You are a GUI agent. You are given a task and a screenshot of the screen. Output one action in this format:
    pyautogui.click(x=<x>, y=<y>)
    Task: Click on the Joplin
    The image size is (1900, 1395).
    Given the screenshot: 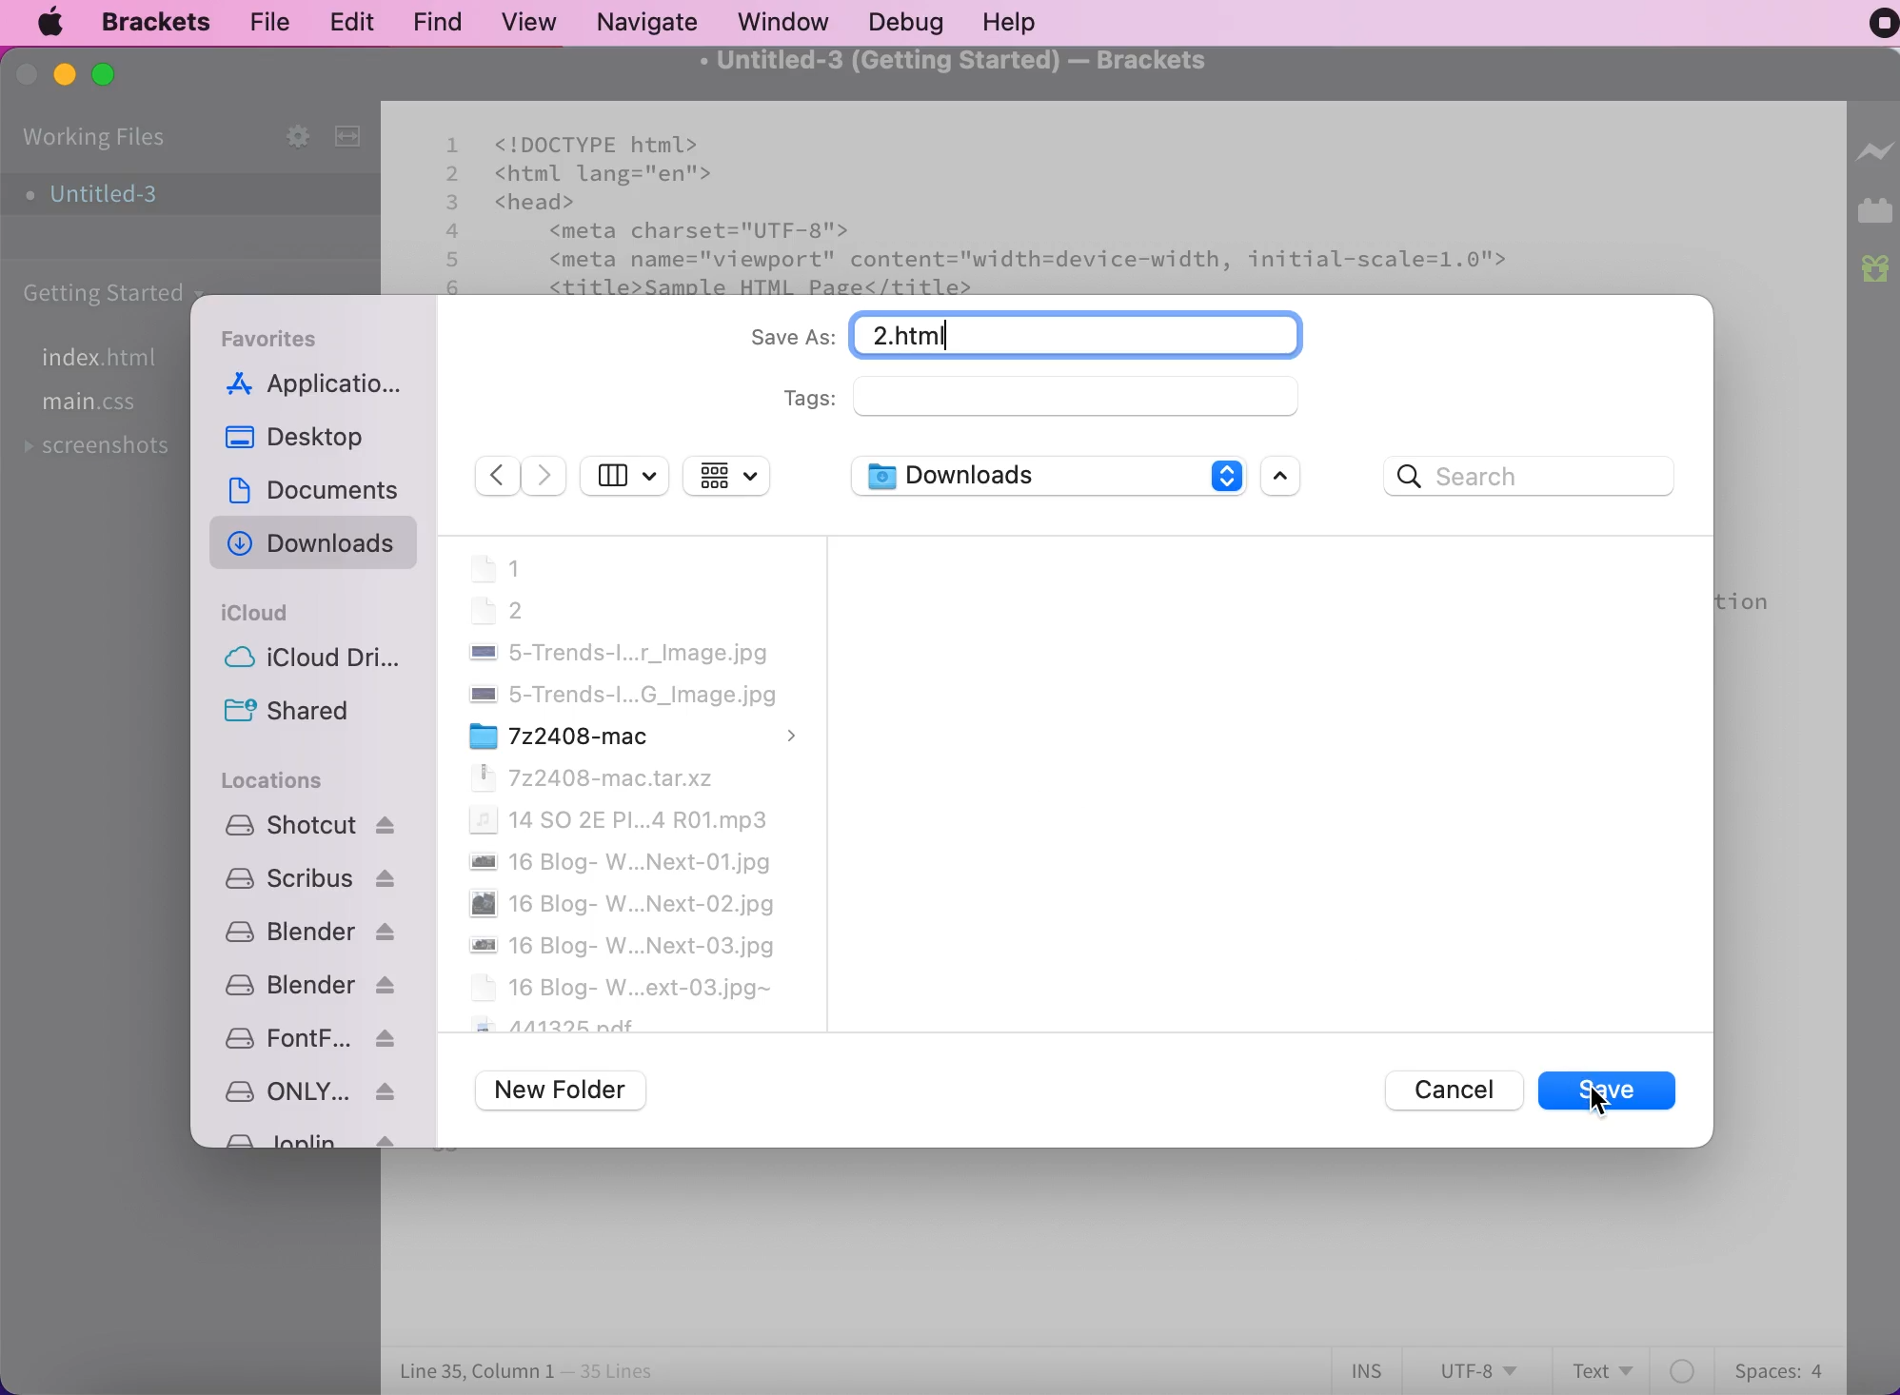 What is the action you would take?
    pyautogui.click(x=309, y=1137)
    